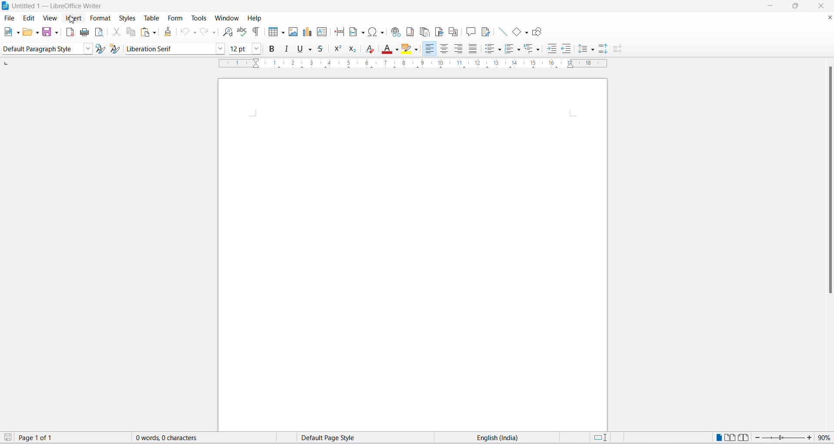 This screenshot has width=834, height=444. What do you see at coordinates (454, 30) in the screenshot?
I see `insert cross-reference` at bounding box center [454, 30].